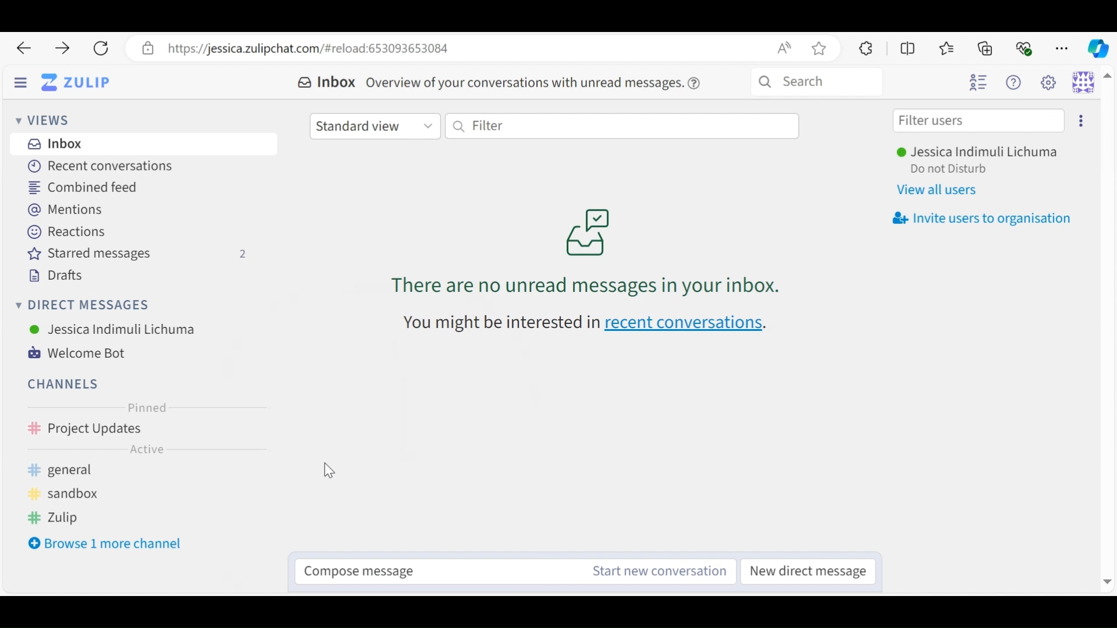  Describe the element at coordinates (864, 48) in the screenshot. I see `Extension` at that location.